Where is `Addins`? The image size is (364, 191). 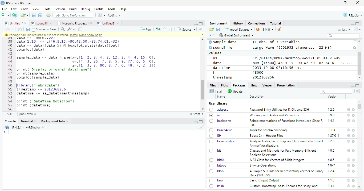
Addins is located at coordinates (114, 15).